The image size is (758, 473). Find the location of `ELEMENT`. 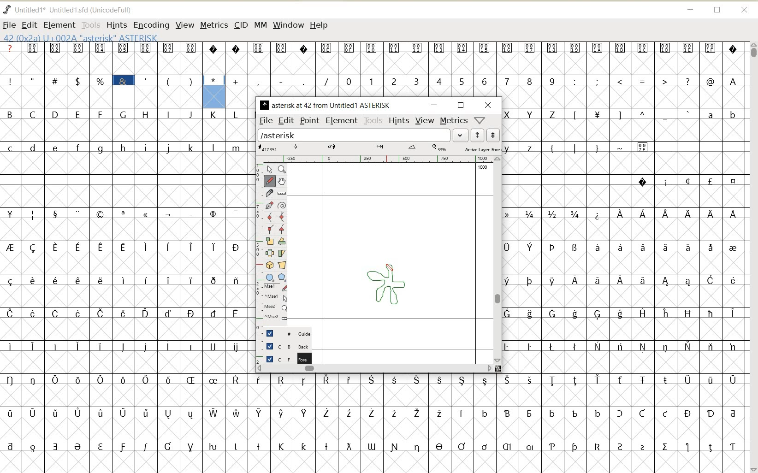

ELEMENT is located at coordinates (343, 121).